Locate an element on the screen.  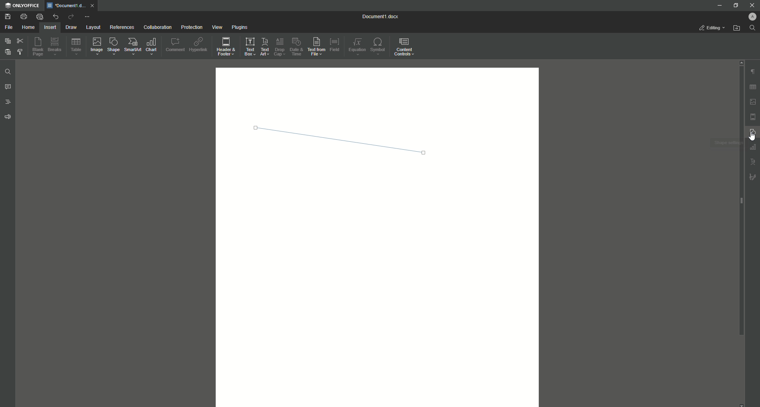
Text From File is located at coordinates (317, 47).